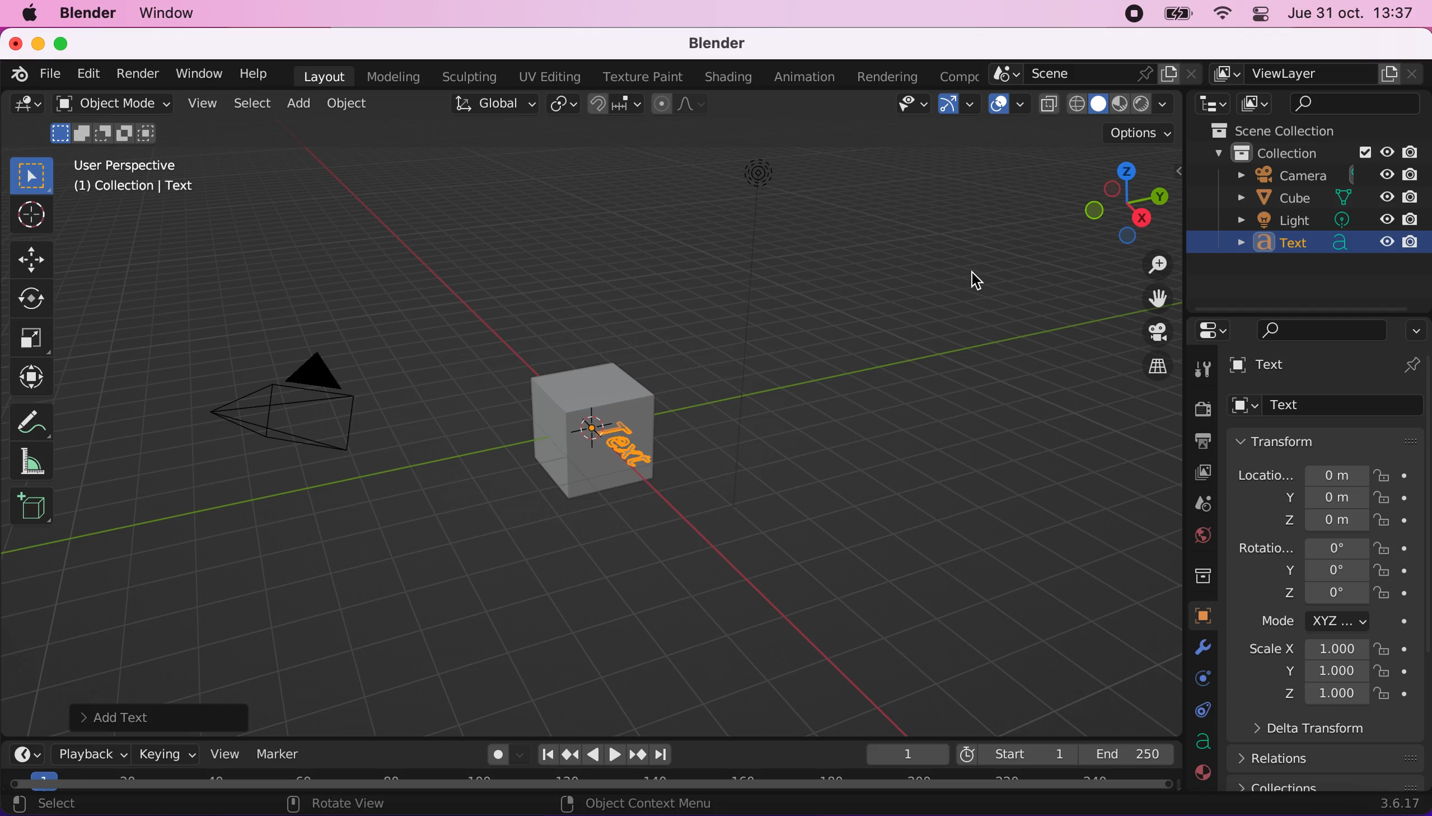 This screenshot has height=816, width=1432. Describe the element at coordinates (1148, 363) in the screenshot. I see `switch current view` at that location.